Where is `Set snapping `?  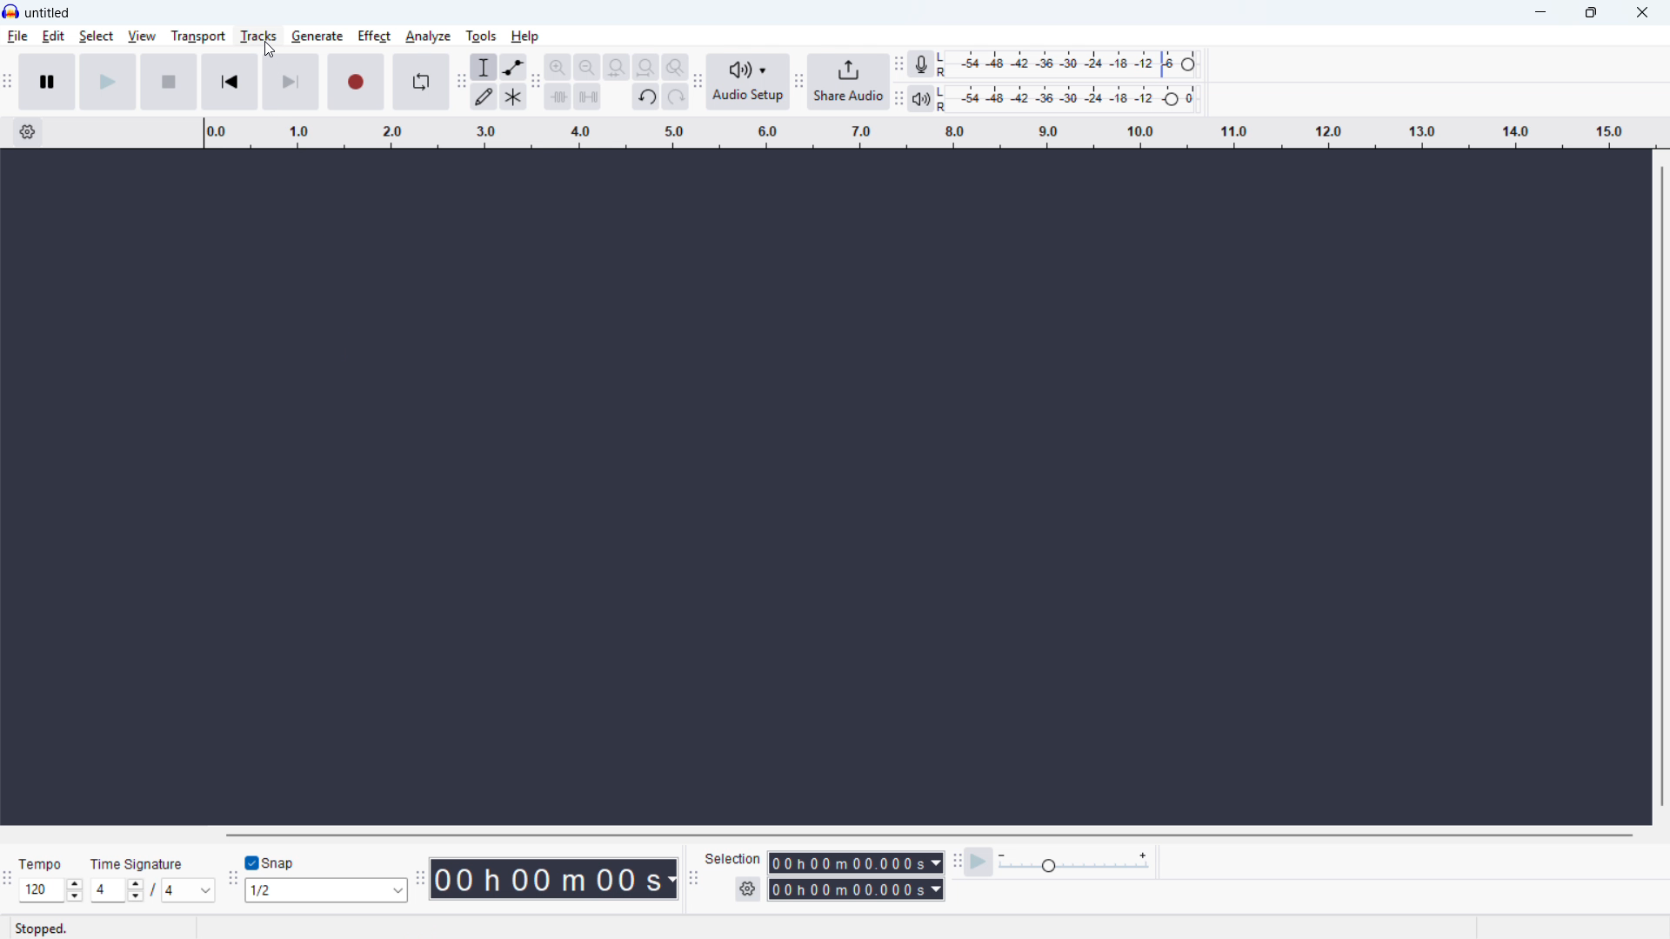
Set snapping  is located at coordinates (327, 891).